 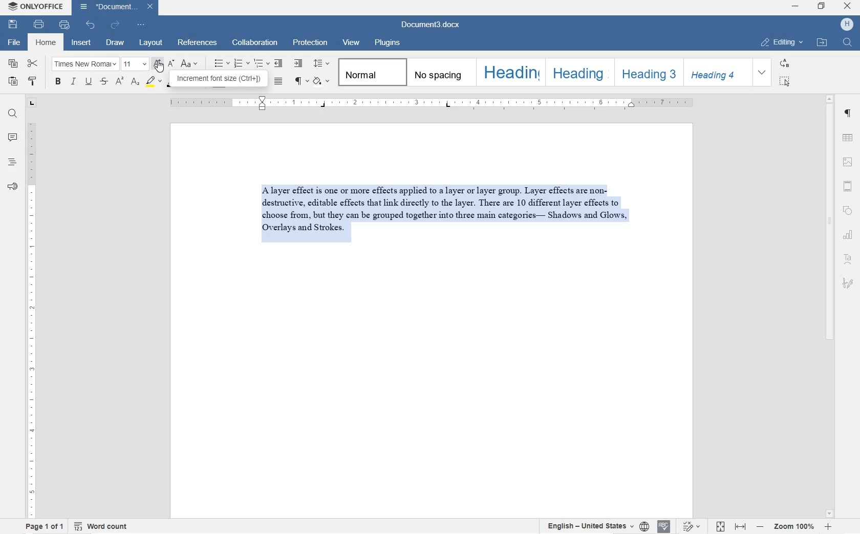 What do you see at coordinates (443, 216) in the screenshot?
I see `a block of text written by the user on the input field of the word document highlighted` at bounding box center [443, 216].